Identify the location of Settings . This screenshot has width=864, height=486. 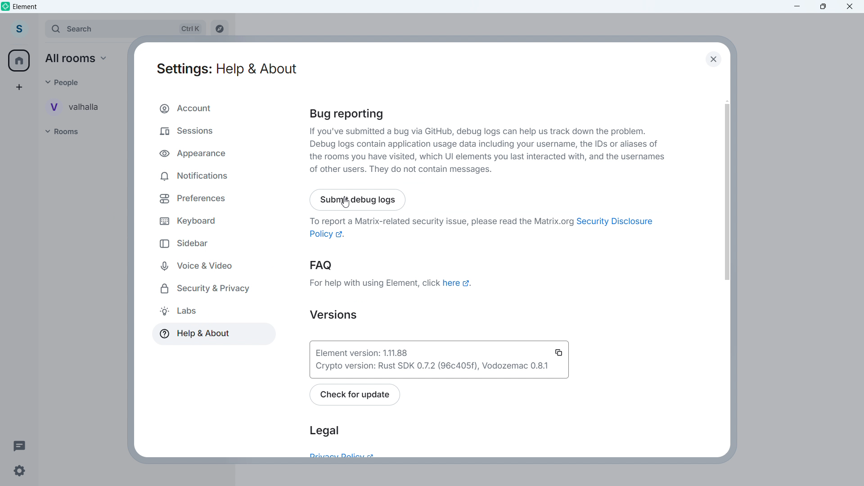
(19, 471).